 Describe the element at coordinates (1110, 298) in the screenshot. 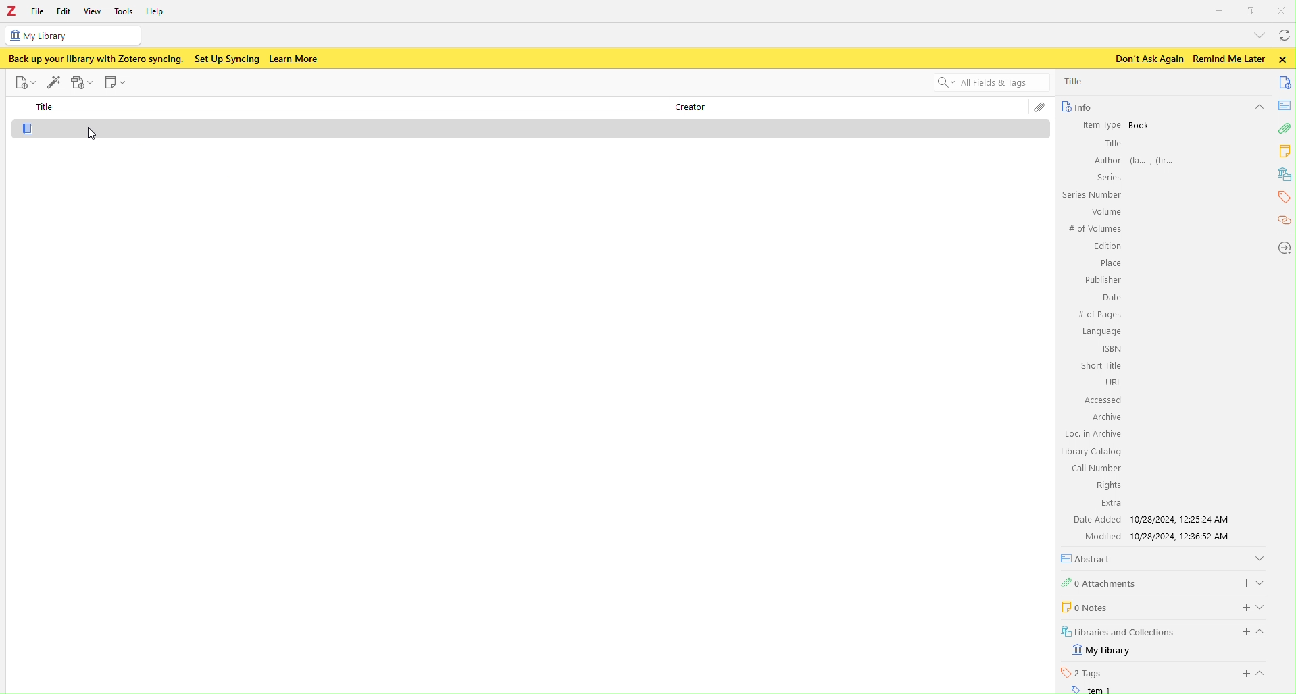

I see `Date` at that location.